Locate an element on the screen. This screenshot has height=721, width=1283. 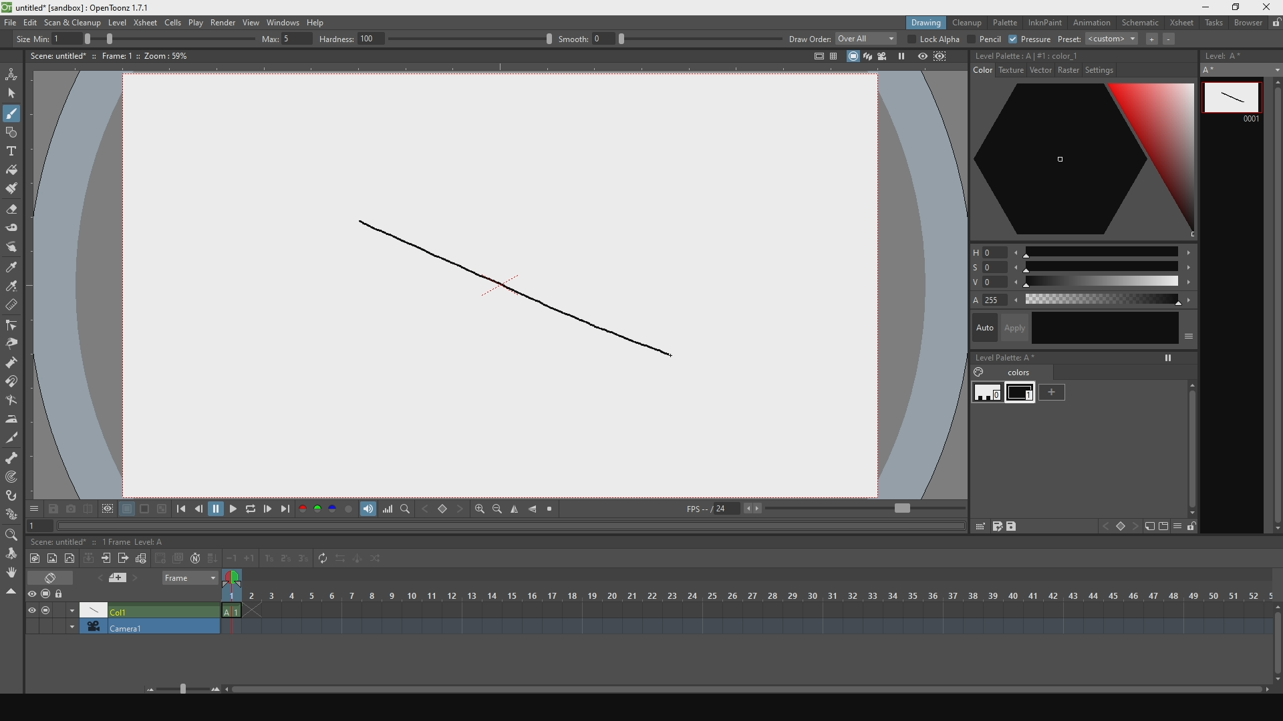
align vertically is located at coordinates (517, 509).